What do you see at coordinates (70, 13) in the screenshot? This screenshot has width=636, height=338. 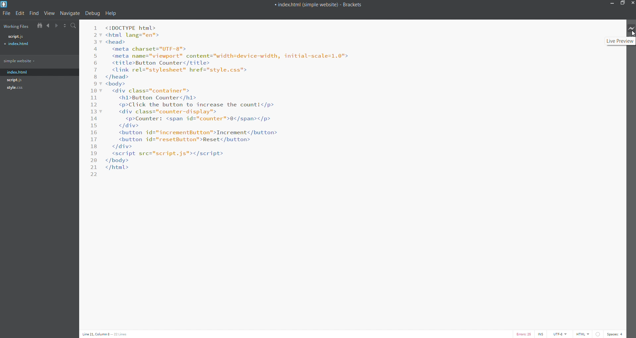 I see `navigate` at bounding box center [70, 13].